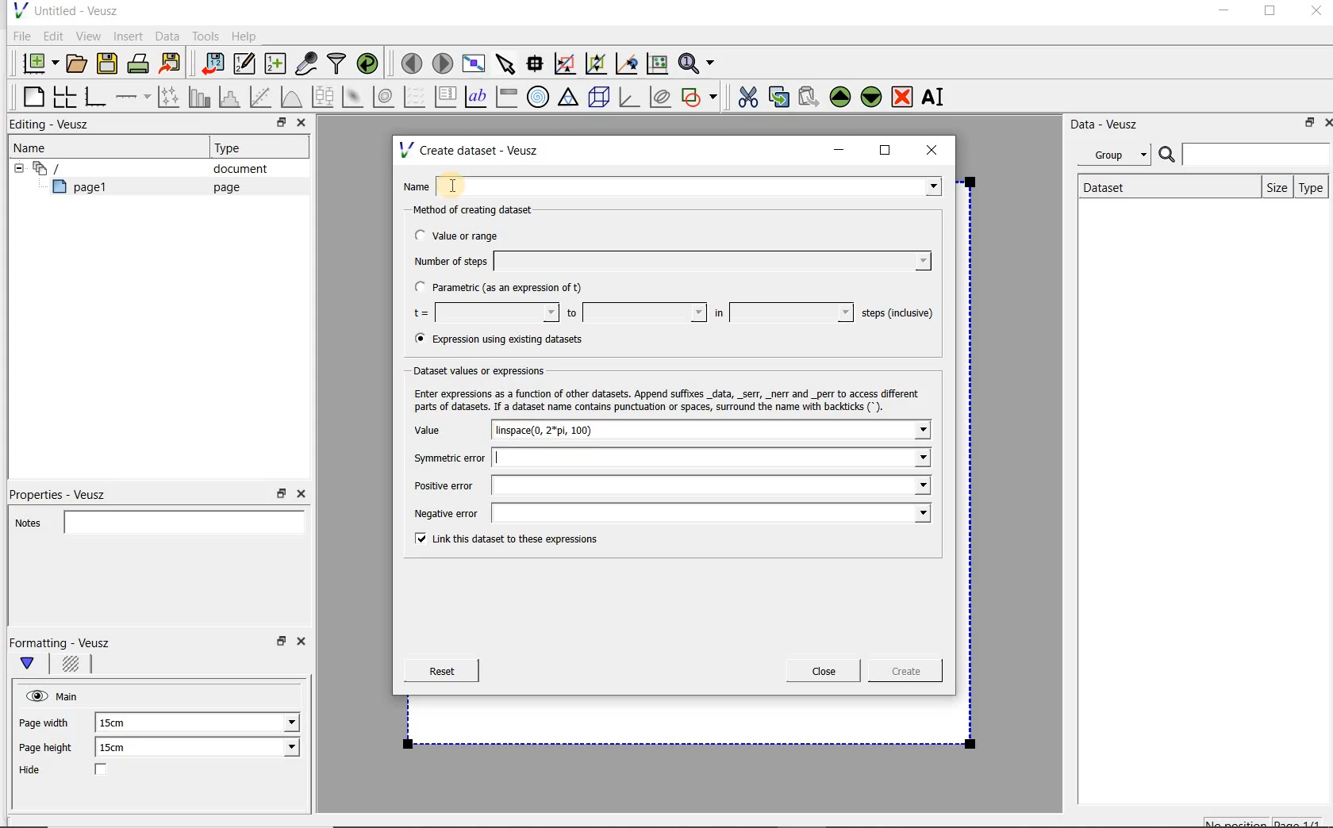 The height and width of the screenshot is (828, 1333). Describe the element at coordinates (245, 64) in the screenshot. I see `Edit and enter new datasets` at that location.